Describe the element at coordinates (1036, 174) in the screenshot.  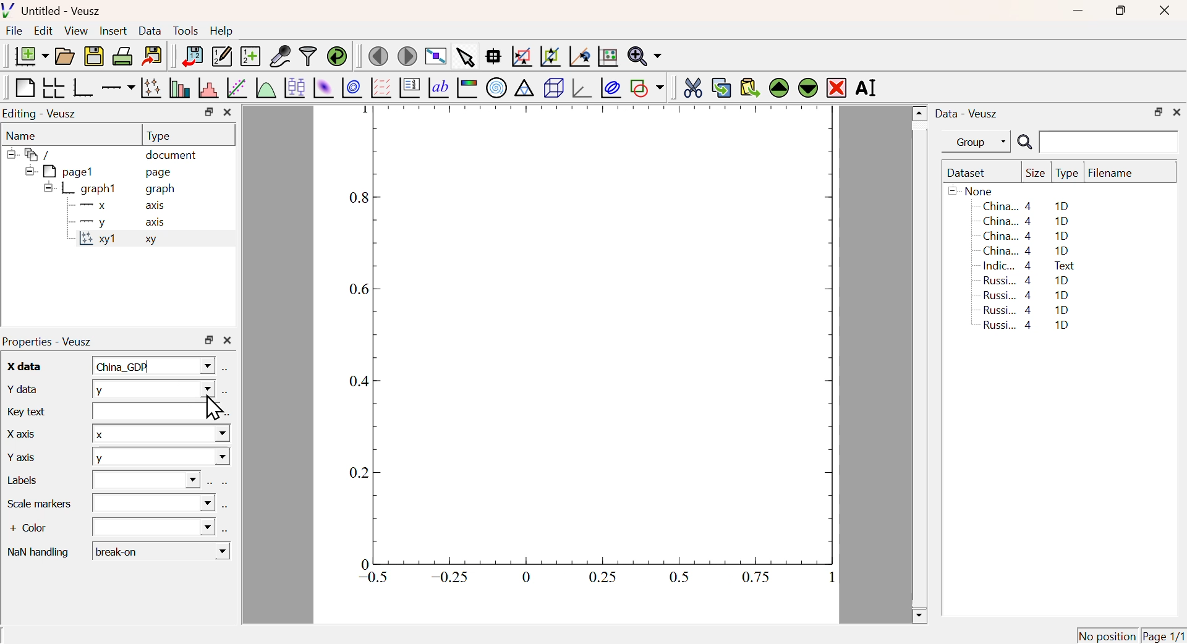
I see `Size` at that location.